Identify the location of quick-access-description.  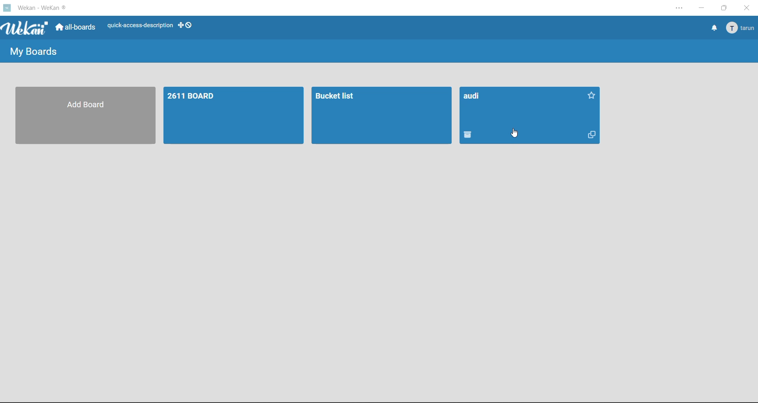
(139, 26).